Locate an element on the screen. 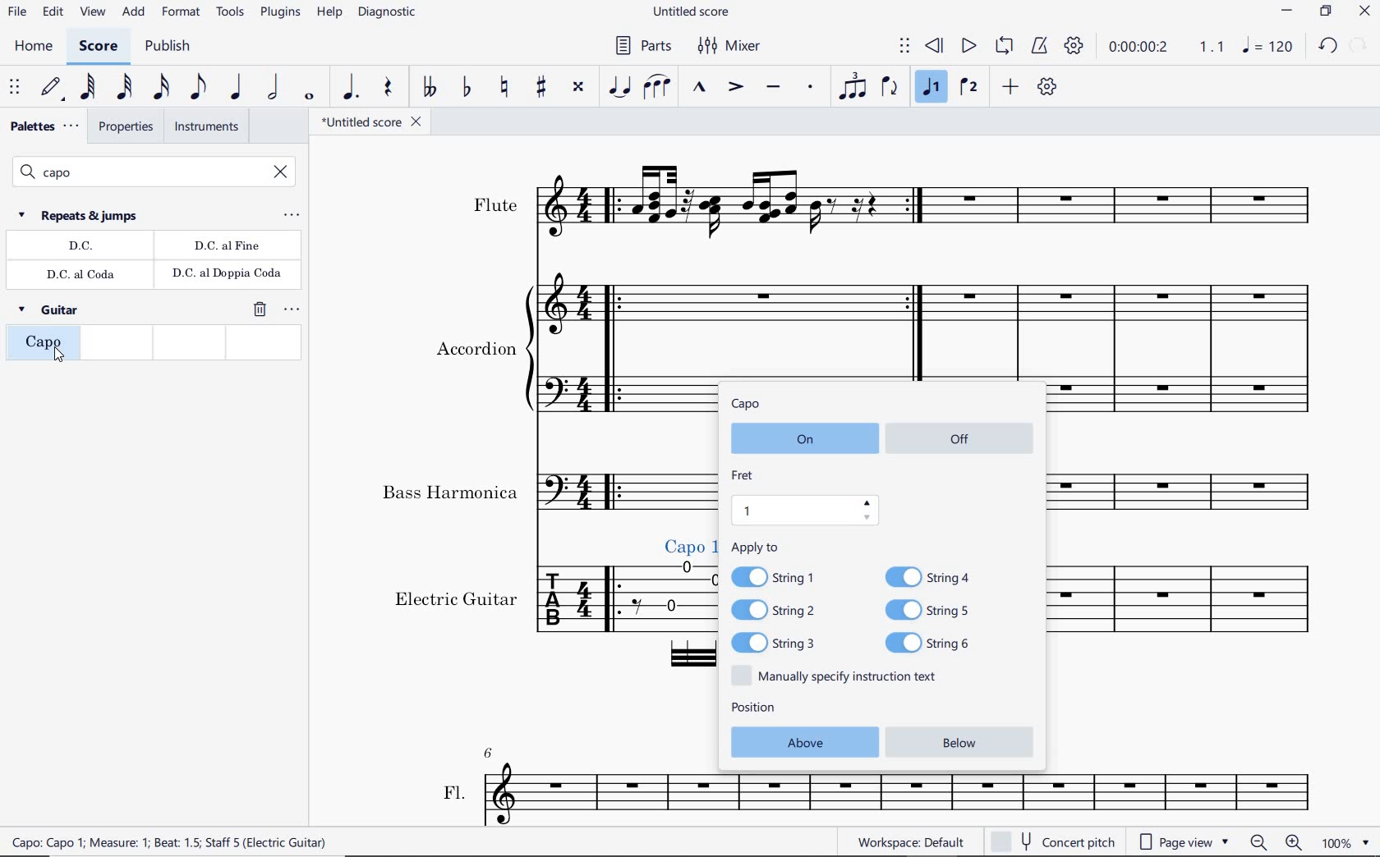  select to move is located at coordinates (16, 88).